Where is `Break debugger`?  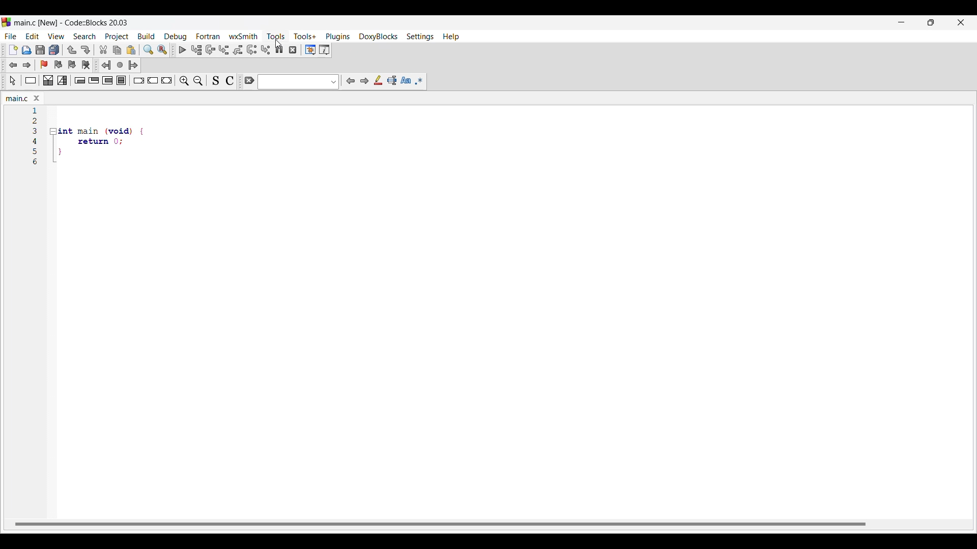 Break debugger is located at coordinates (279, 50).